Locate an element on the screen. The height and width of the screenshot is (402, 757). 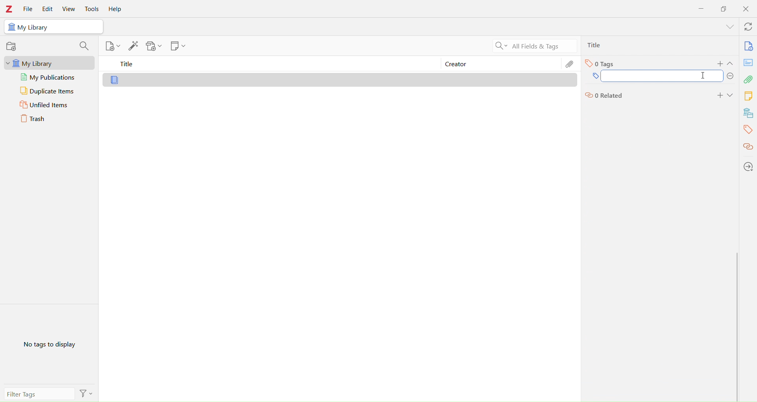
Ttlie is located at coordinates (596, 45).